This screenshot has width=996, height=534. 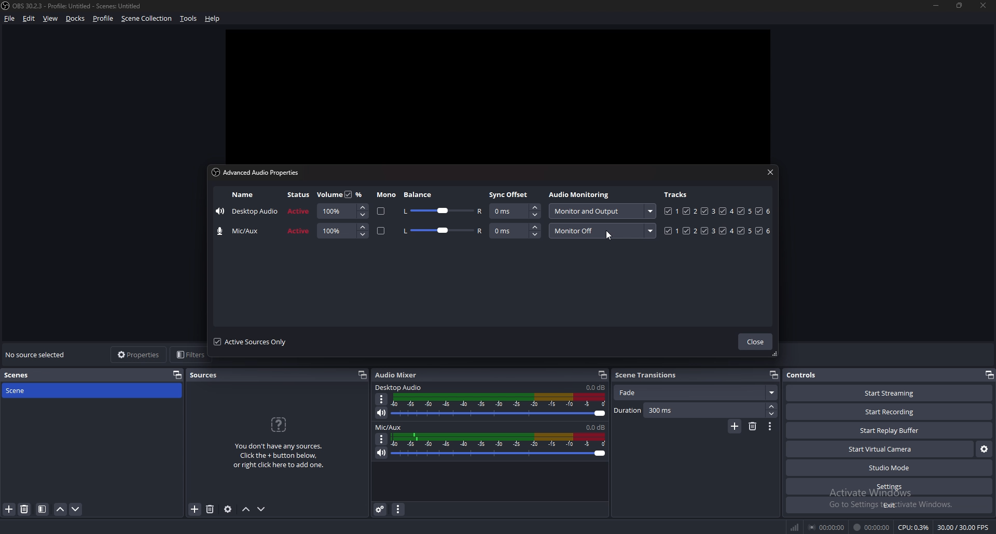 What do you see at coordinates (80, 6) in the screenshot?
I see `‘OBS 30.2.3 - Profile: Untitled - Scenes: Untitled` at bounding box center [80, 6].